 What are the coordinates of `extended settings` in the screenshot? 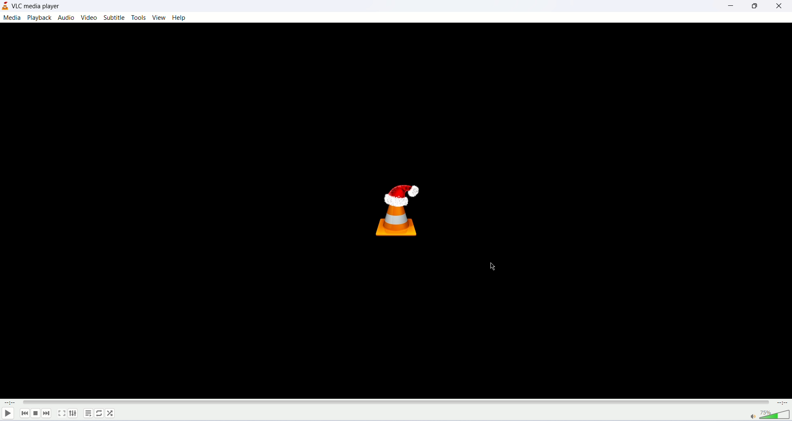 It's located at (73, 413).